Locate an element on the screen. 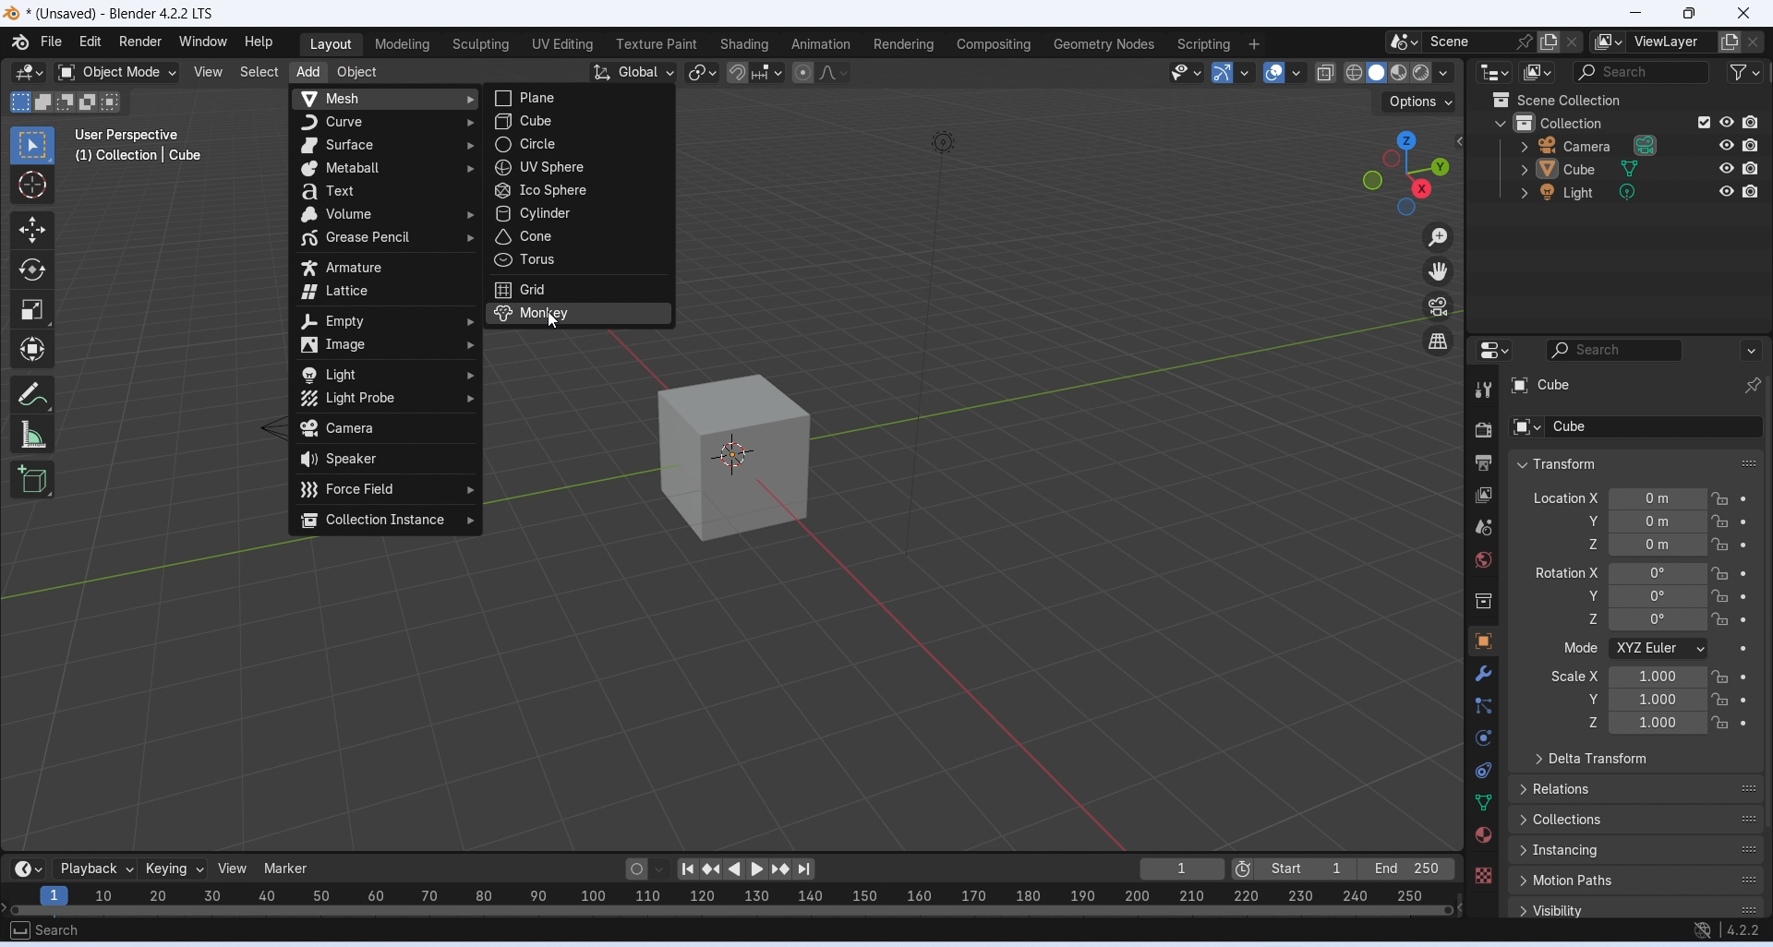 The width and height of the screenshot is (1773, 947). constraints is located at coordinates (1483, 772).